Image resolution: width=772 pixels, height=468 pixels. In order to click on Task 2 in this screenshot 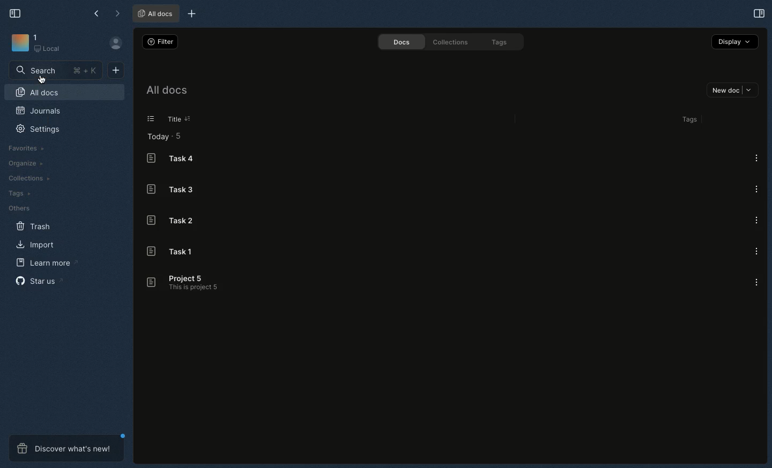, I will do `click(169, 220)`.